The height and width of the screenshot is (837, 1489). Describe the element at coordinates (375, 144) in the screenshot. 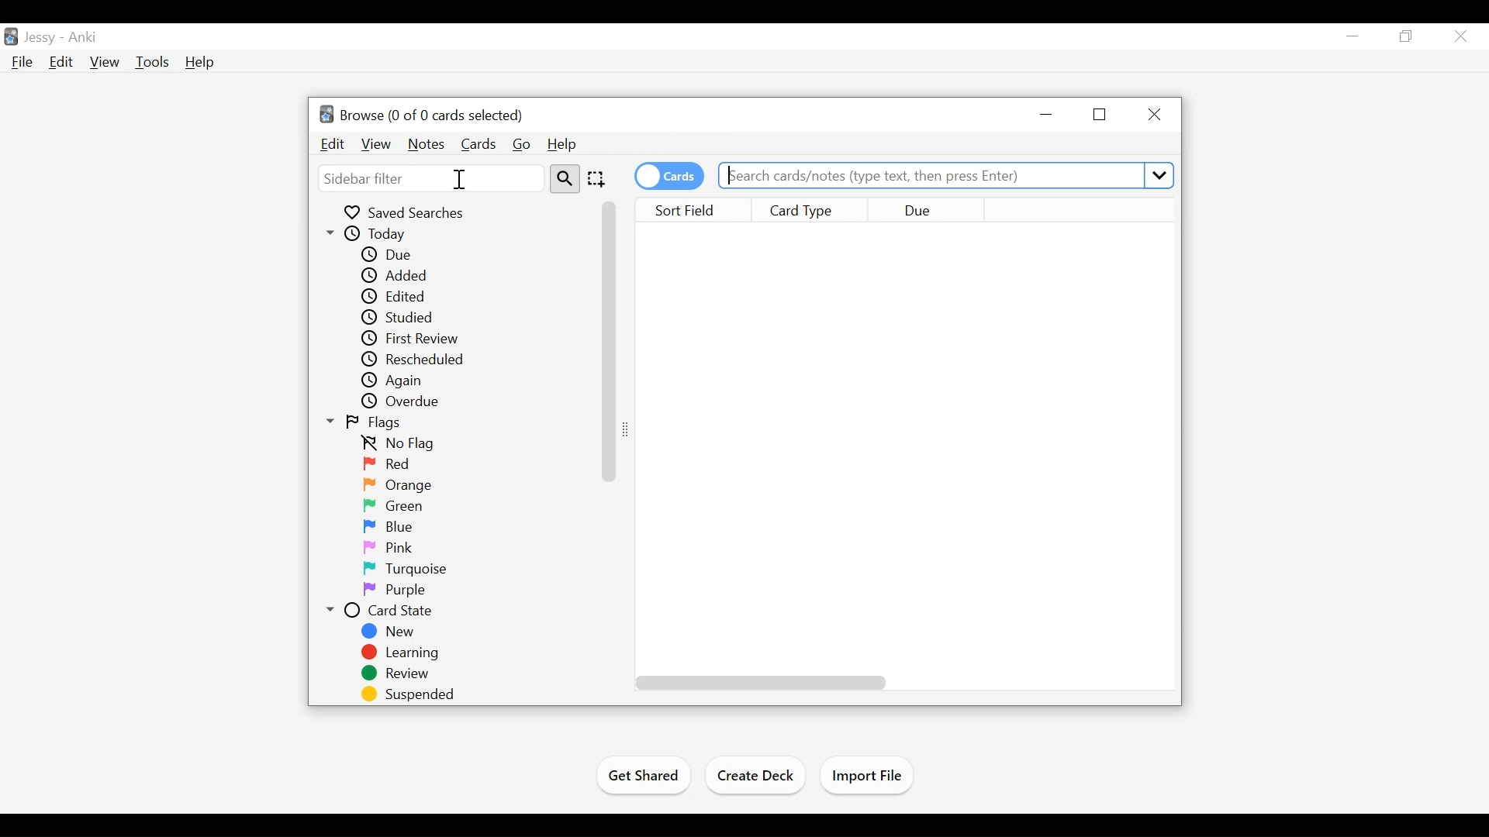

I see `View` at that location.